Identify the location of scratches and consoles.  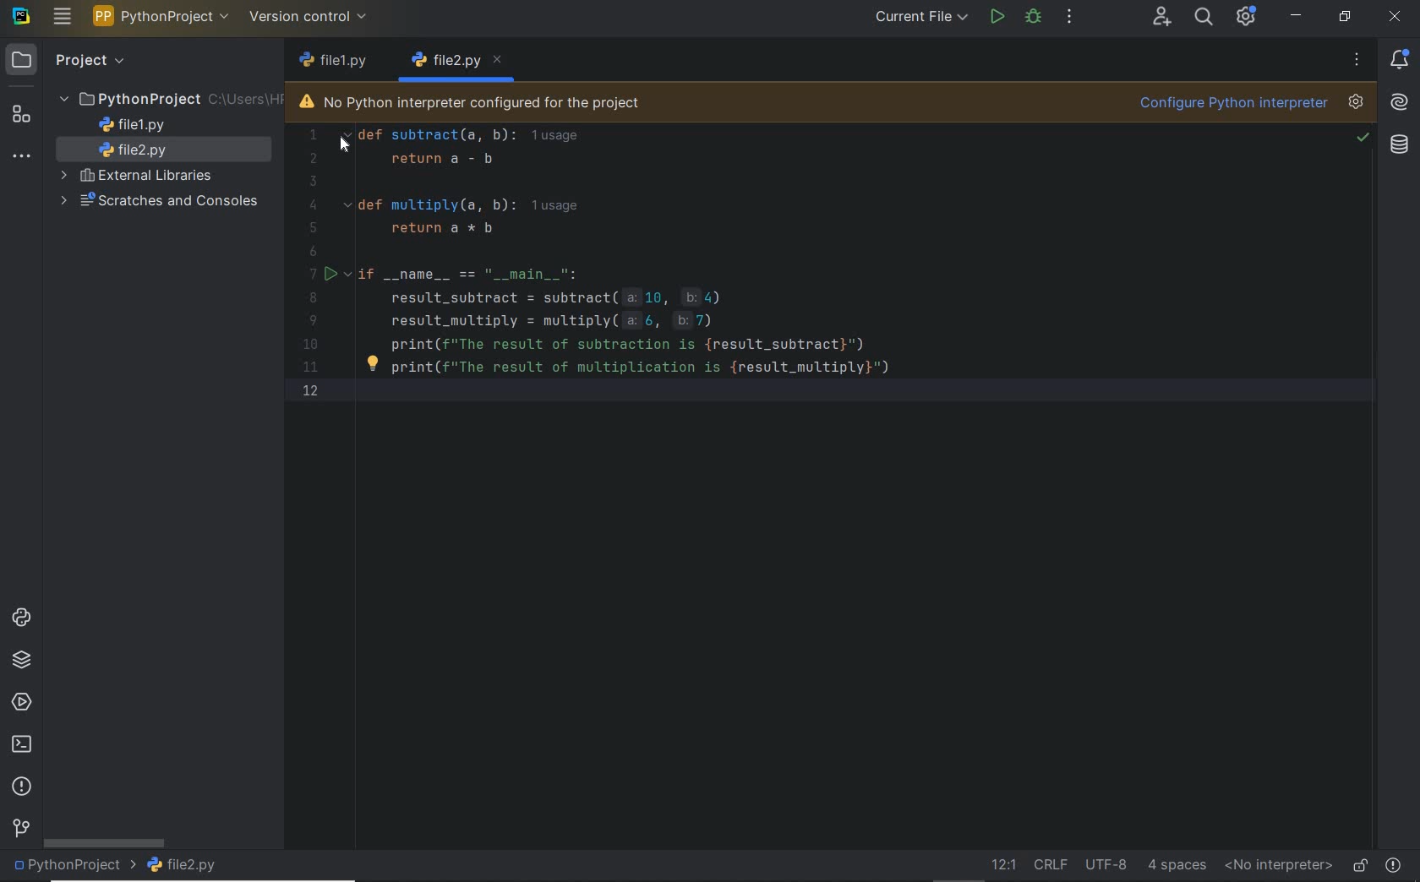
(162, 202).